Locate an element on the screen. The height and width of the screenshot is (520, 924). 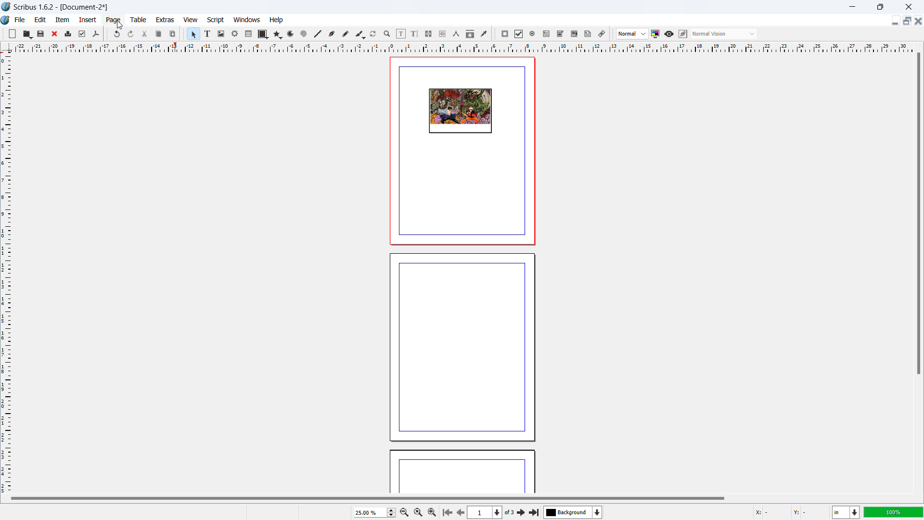
logo is located at coordinates (6, 21).